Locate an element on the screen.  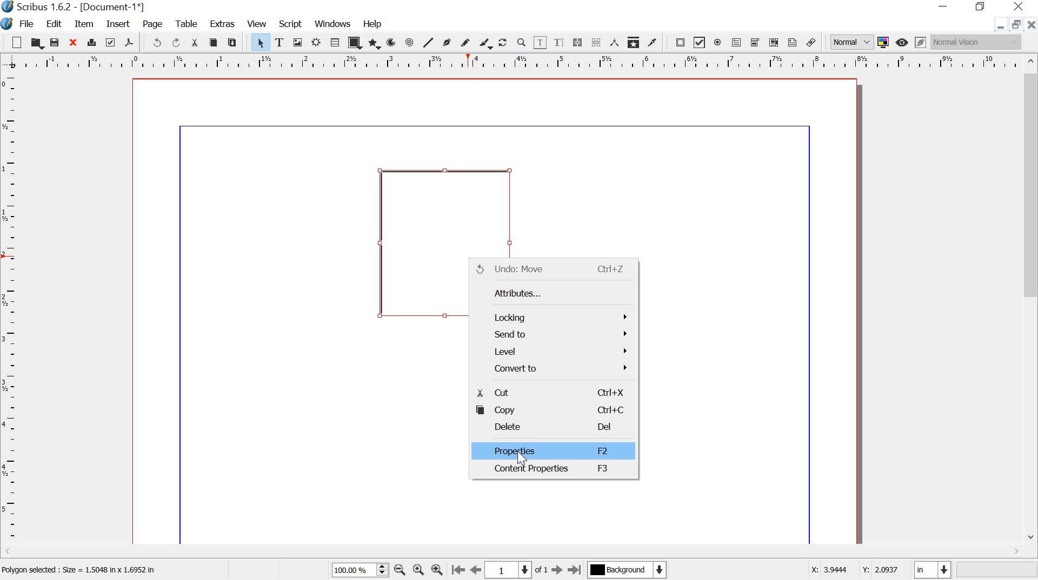
measurements is located at coordinates (615, 43).